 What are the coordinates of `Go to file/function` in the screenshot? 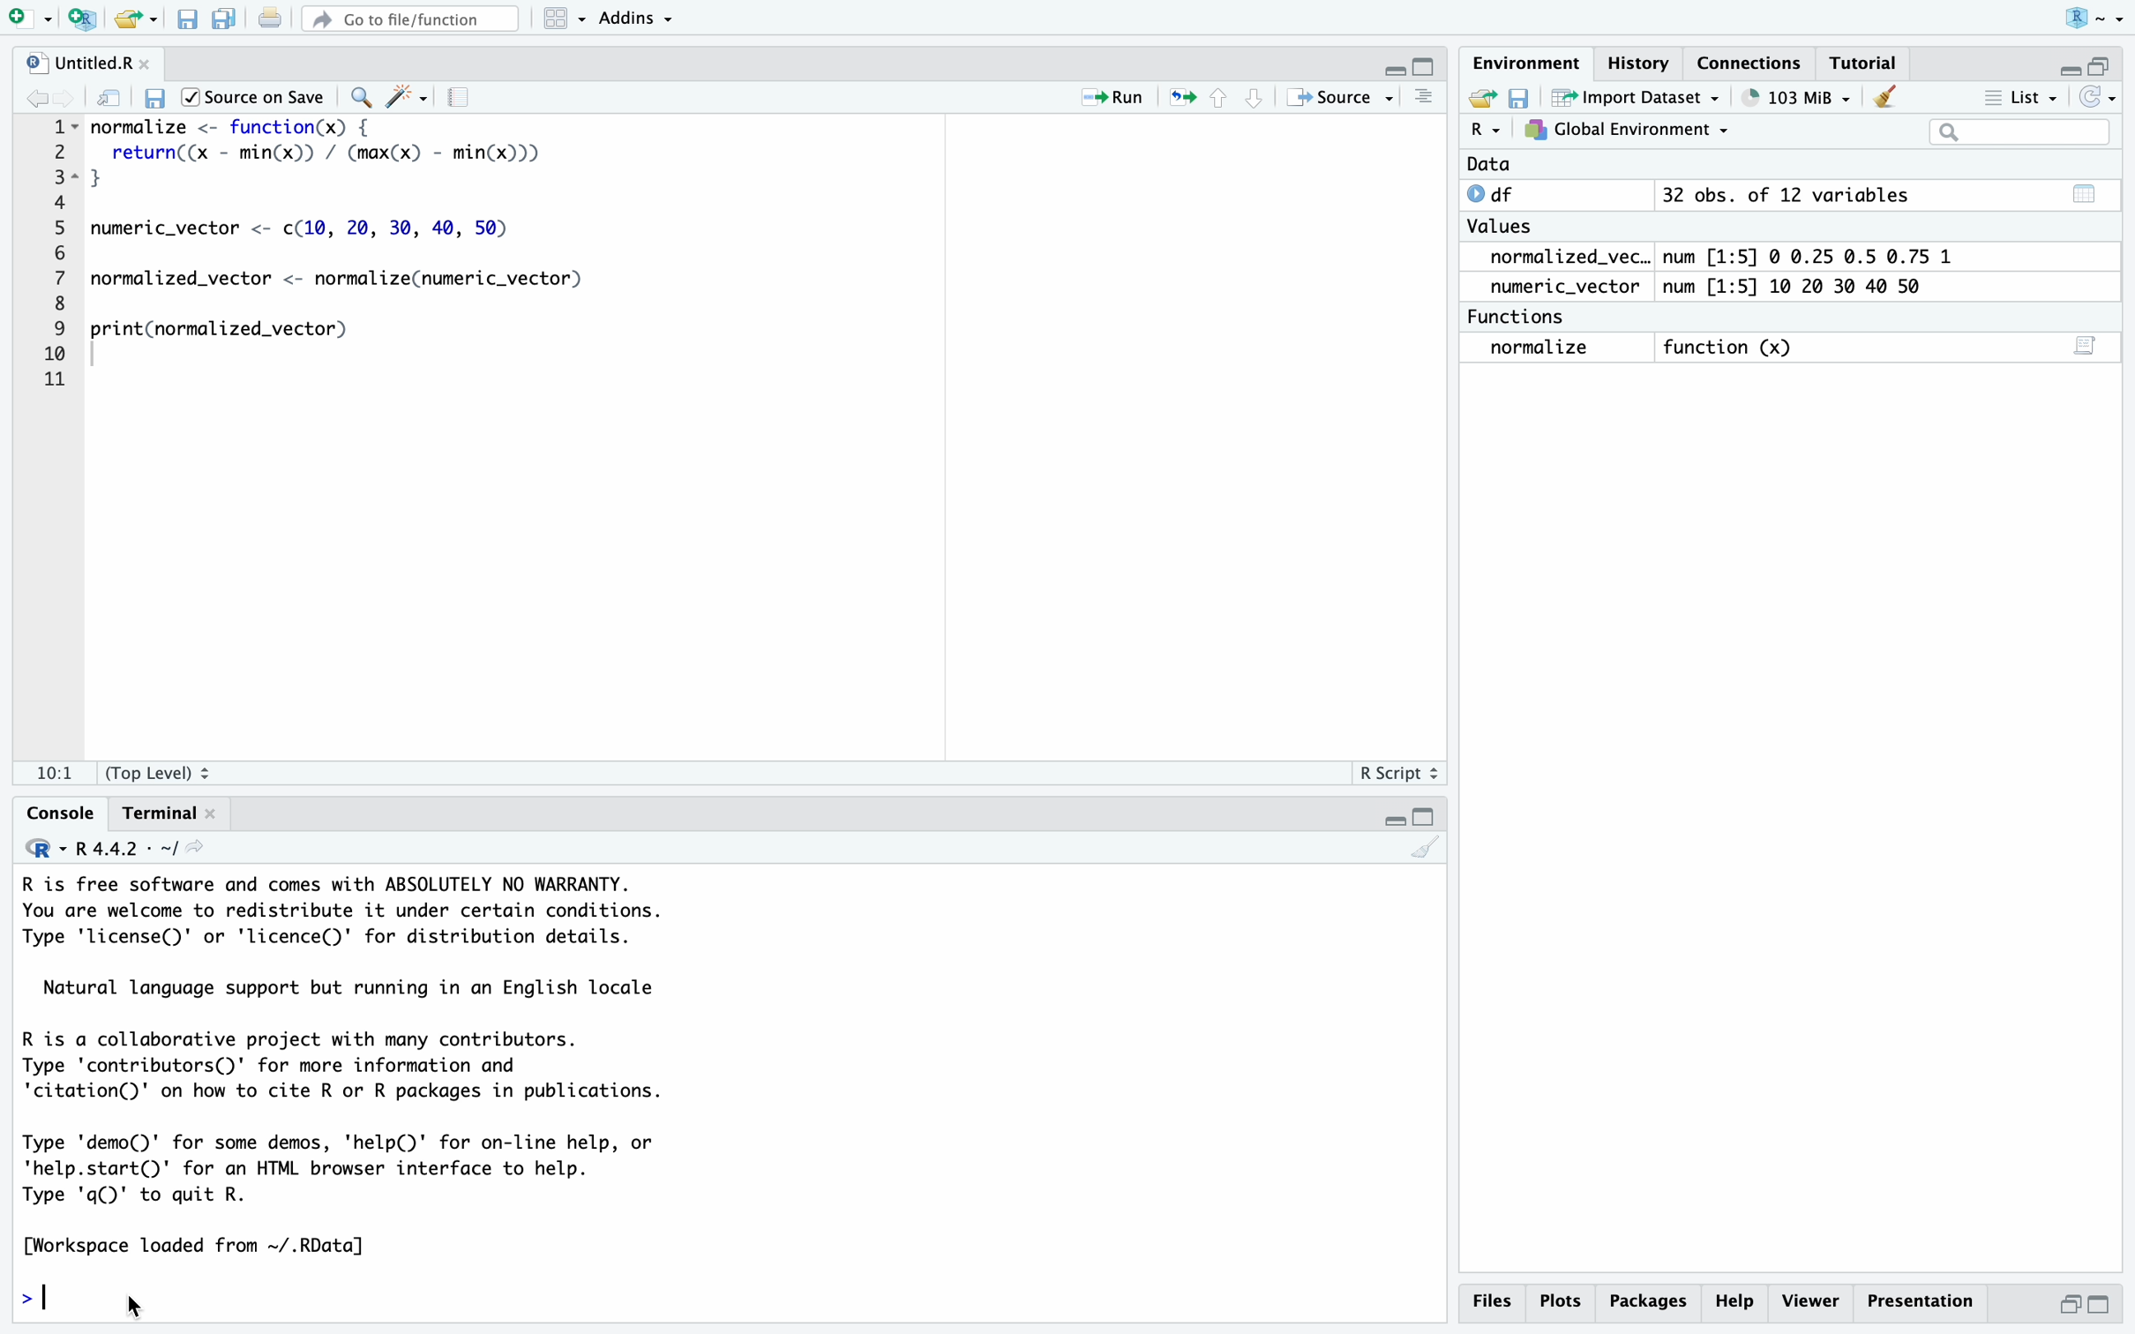 It's located at (410, 21).